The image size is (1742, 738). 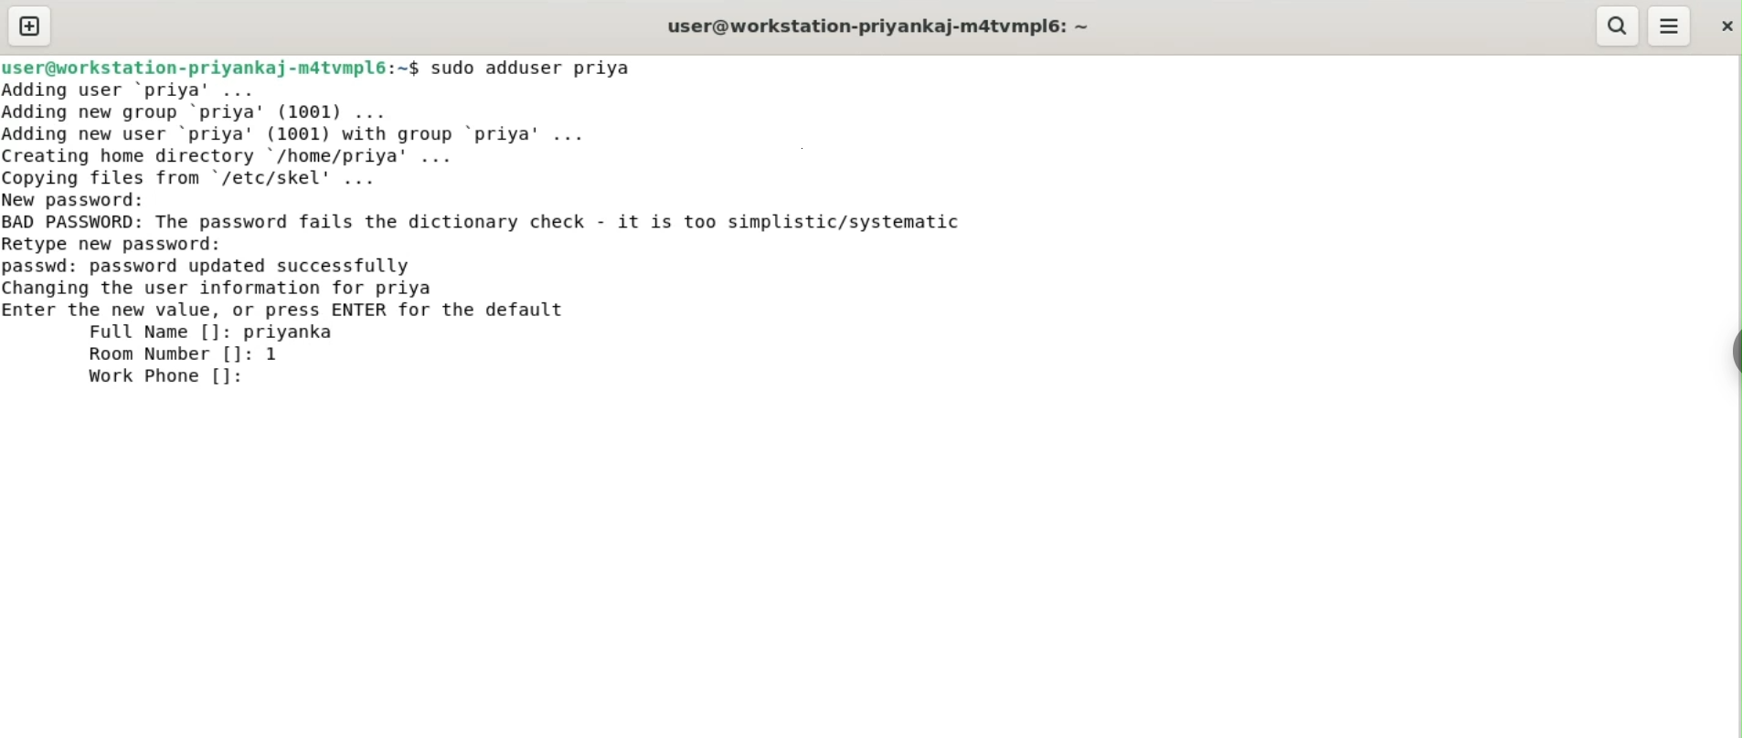 What do you see at coordinates (304, 134) in the screenshot?
I see `Adding user ‘priya' ...

Adding new group ‘priya’ (1001) ...

Adding new user ‘priya' (1001) with group ‘priya' ...
Creating home directory '/home/priya' ...

Copying files from "/etc/skel' ...` at bounding box center [304, 134].